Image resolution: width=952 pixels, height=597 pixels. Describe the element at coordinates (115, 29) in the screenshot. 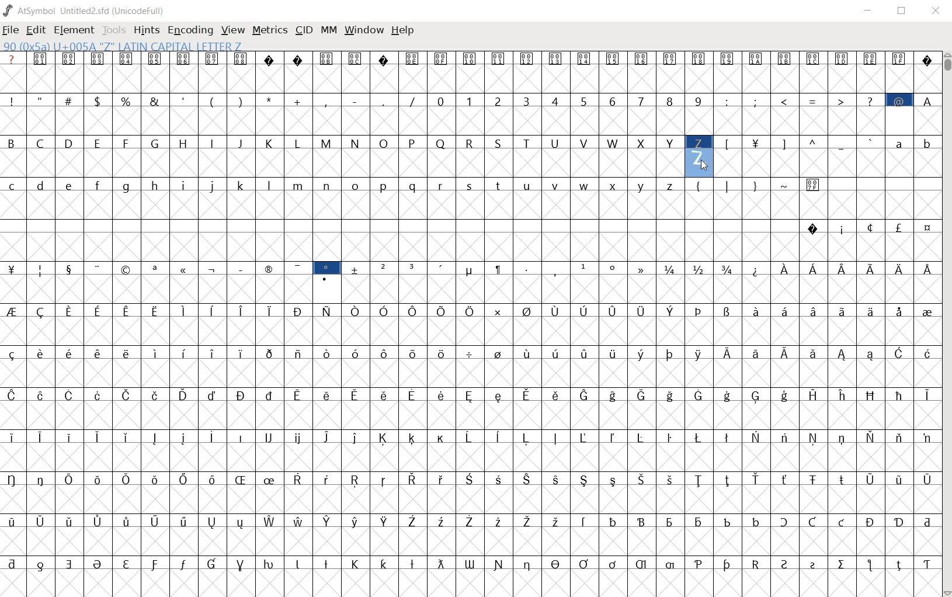

I see `tools` at that location.